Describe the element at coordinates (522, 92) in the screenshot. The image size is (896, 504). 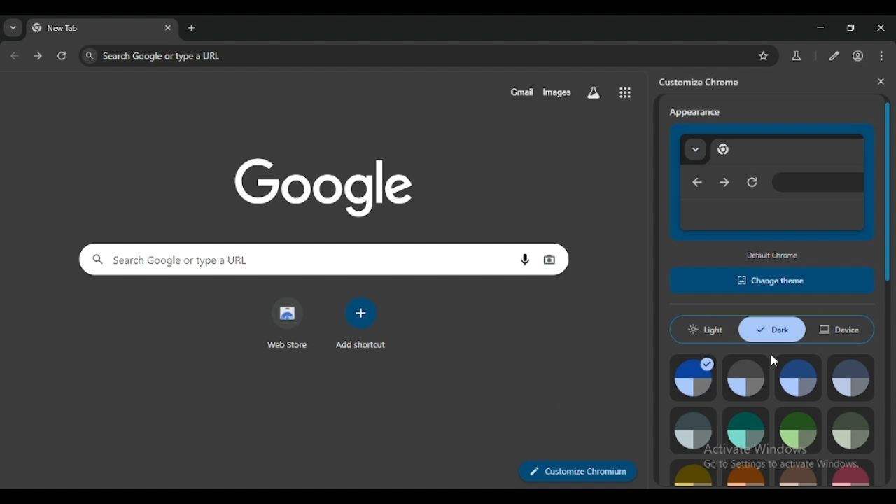
I see `gmail` at that location.